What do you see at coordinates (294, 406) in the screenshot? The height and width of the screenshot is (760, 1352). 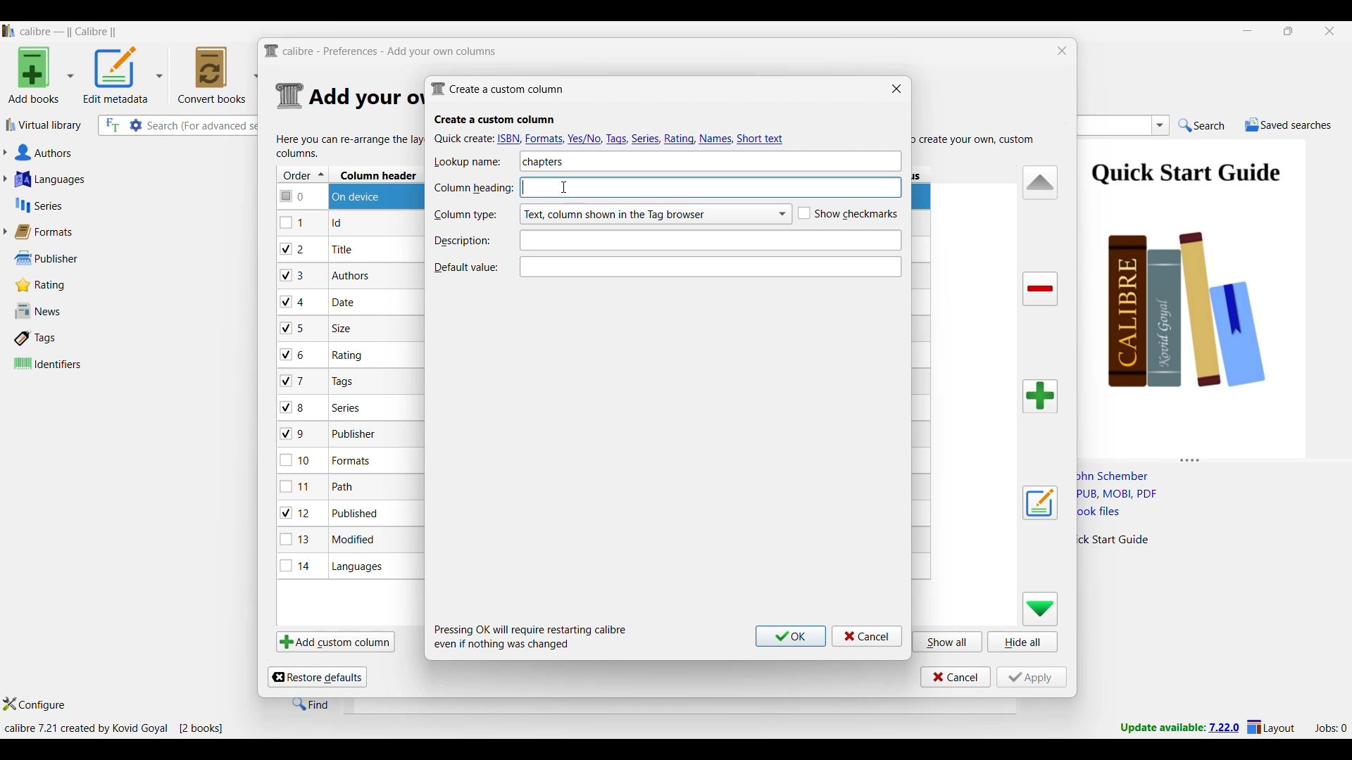 I see `checkbox - 8` at bounding box center [294, 406].